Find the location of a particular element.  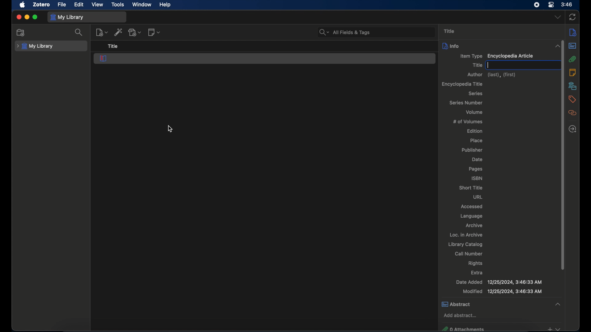

place is located at coordinates (477, 141).